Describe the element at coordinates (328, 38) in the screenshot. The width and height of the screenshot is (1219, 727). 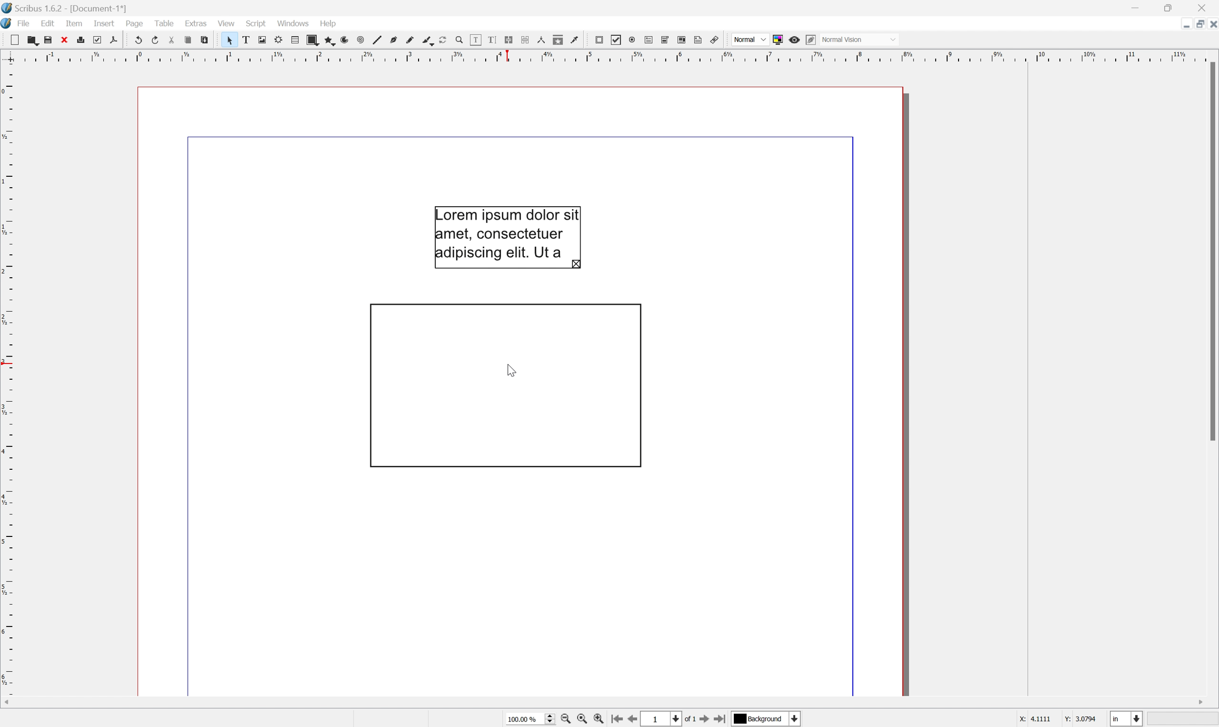
I see `Polygon` at that location.